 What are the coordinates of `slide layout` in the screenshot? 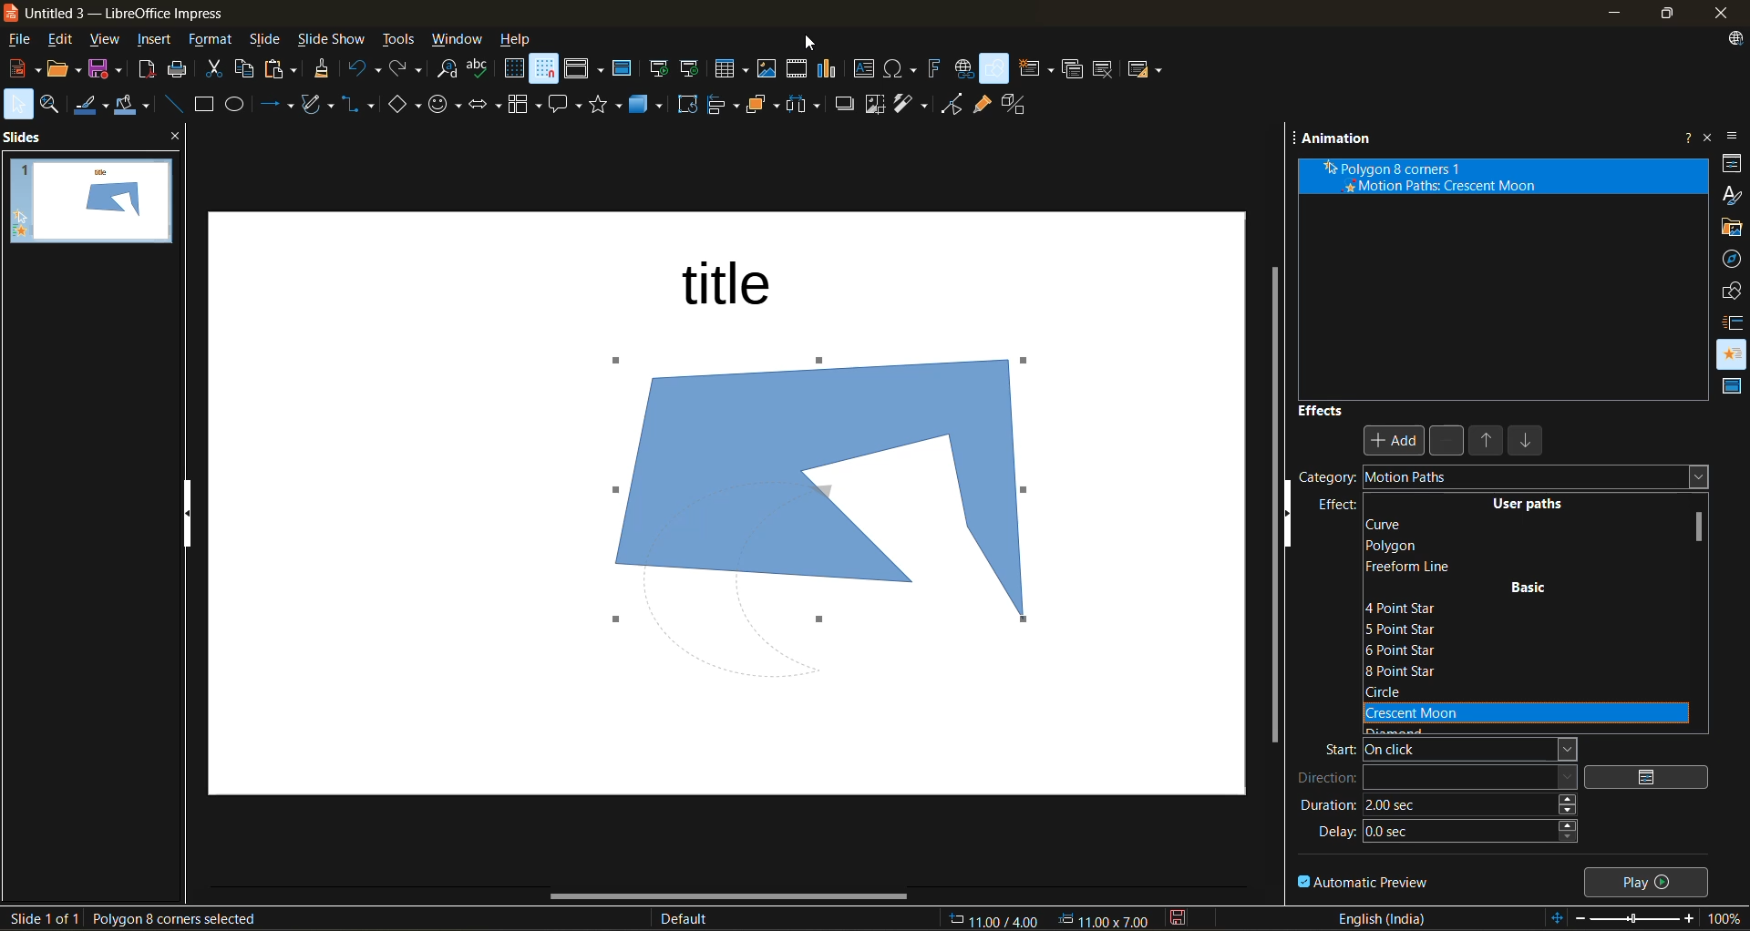 It's located at (1147, 72).